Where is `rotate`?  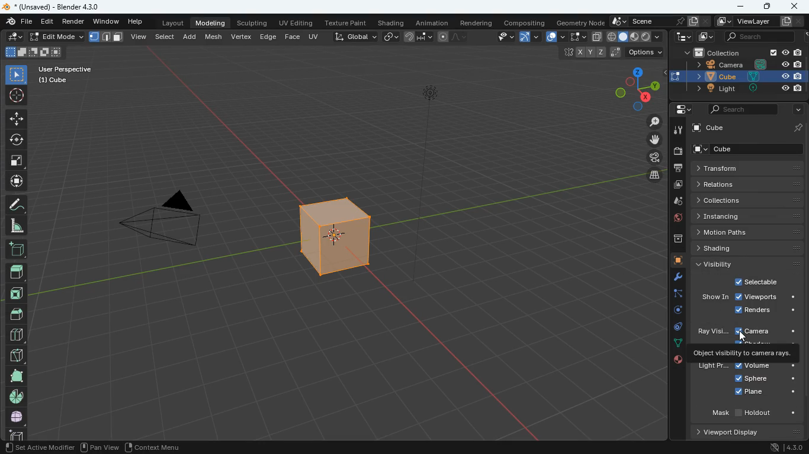
rotate is located at coordinates (17, 141).